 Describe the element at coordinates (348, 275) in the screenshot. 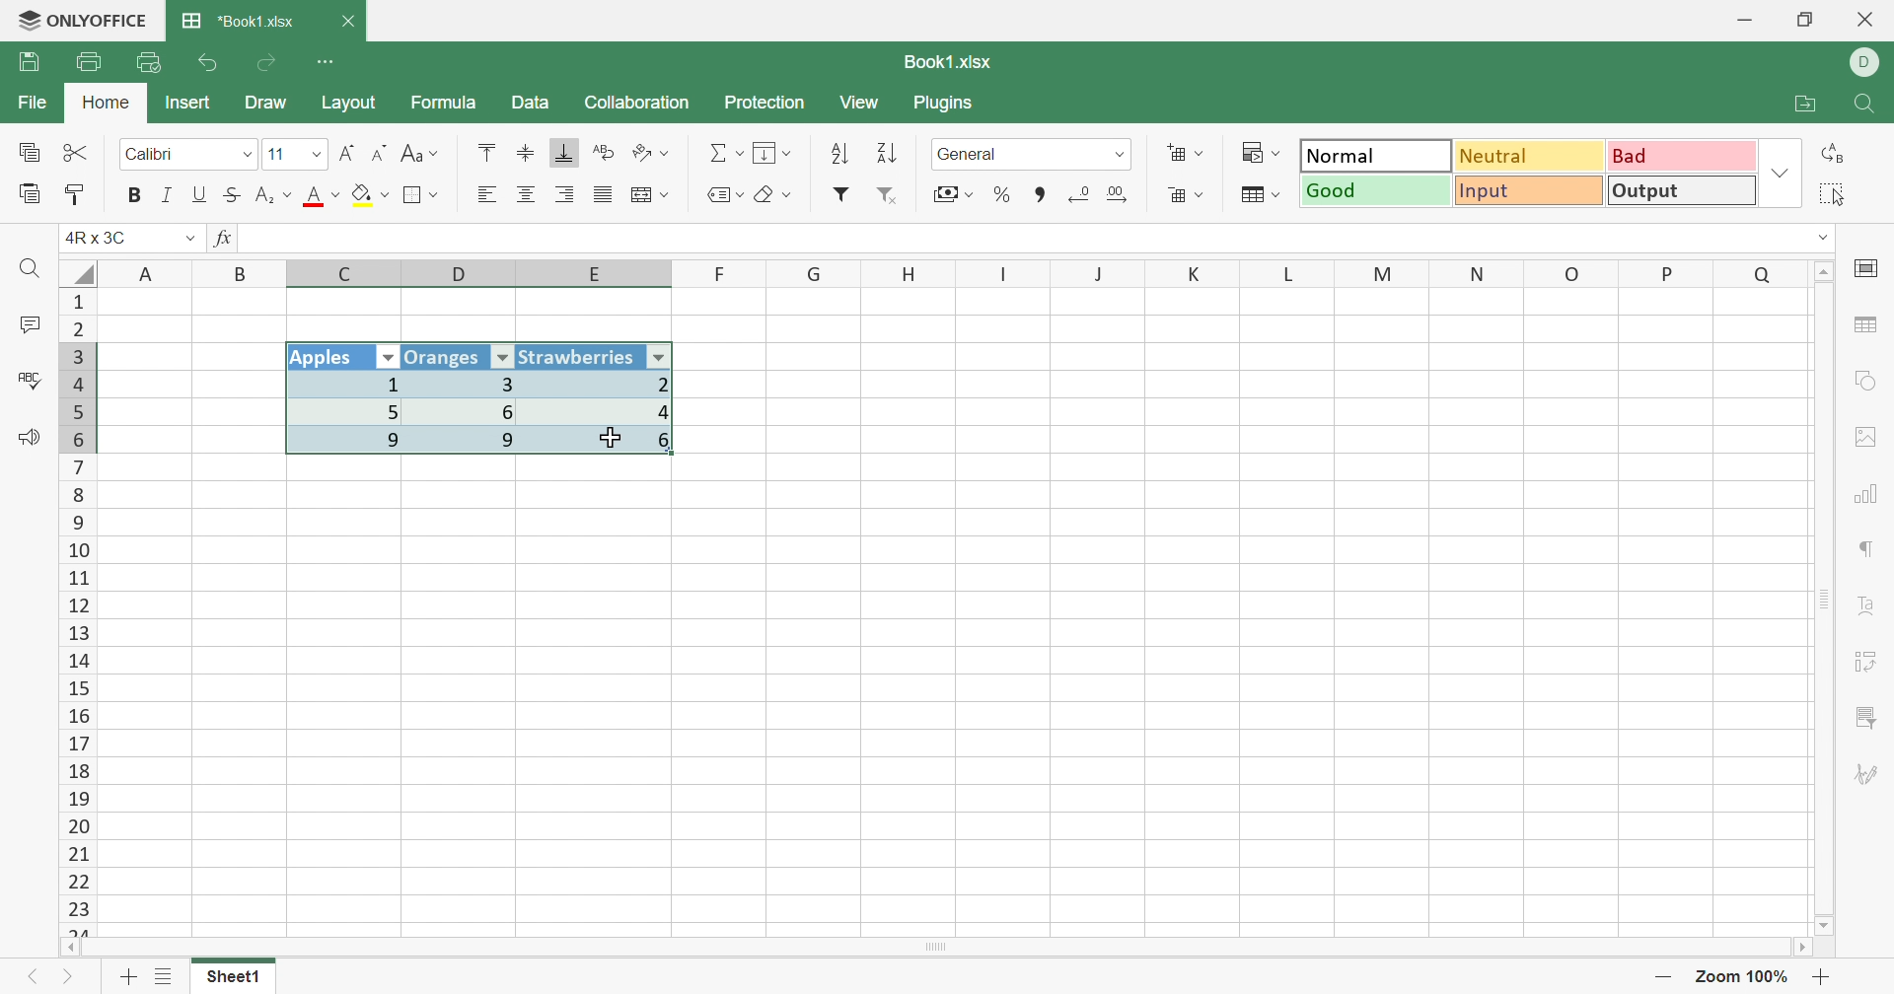

I see `C` at that location.